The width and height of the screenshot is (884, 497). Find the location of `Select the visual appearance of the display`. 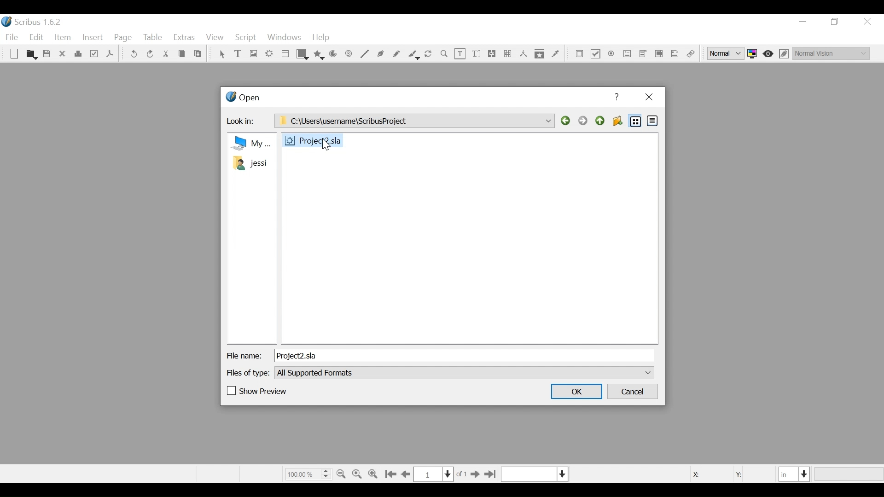

Select the visual appearance of the display is located at coordinates (831, 52).